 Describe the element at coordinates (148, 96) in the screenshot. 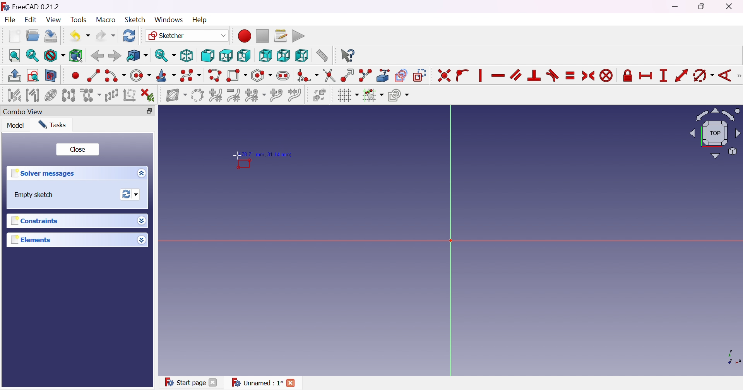

I see `Delete all constraints` at that location.